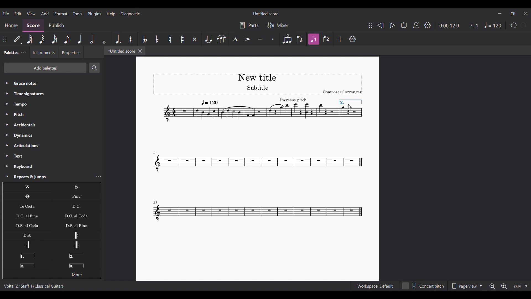 The image size is (531, 299). What do you see at coordinates (52, 166) in the screenshot?
I see `Keyboard` at bounding box center [52, 166].